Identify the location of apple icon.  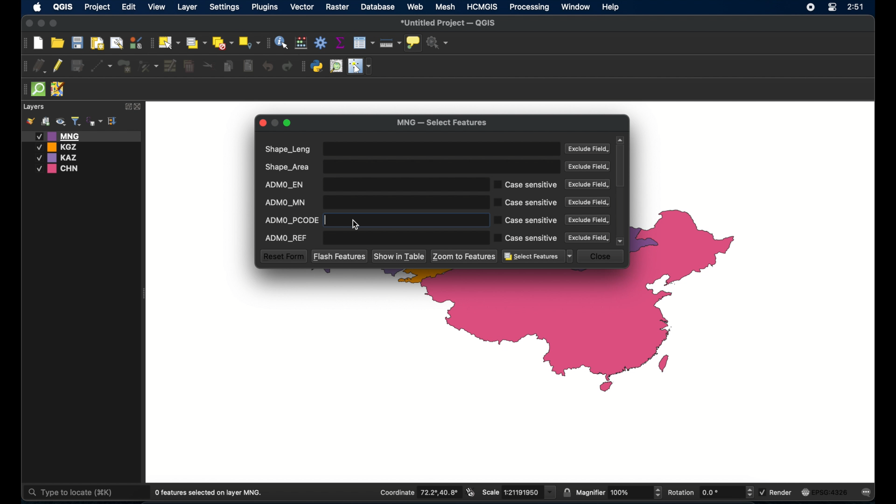
(37, 8).